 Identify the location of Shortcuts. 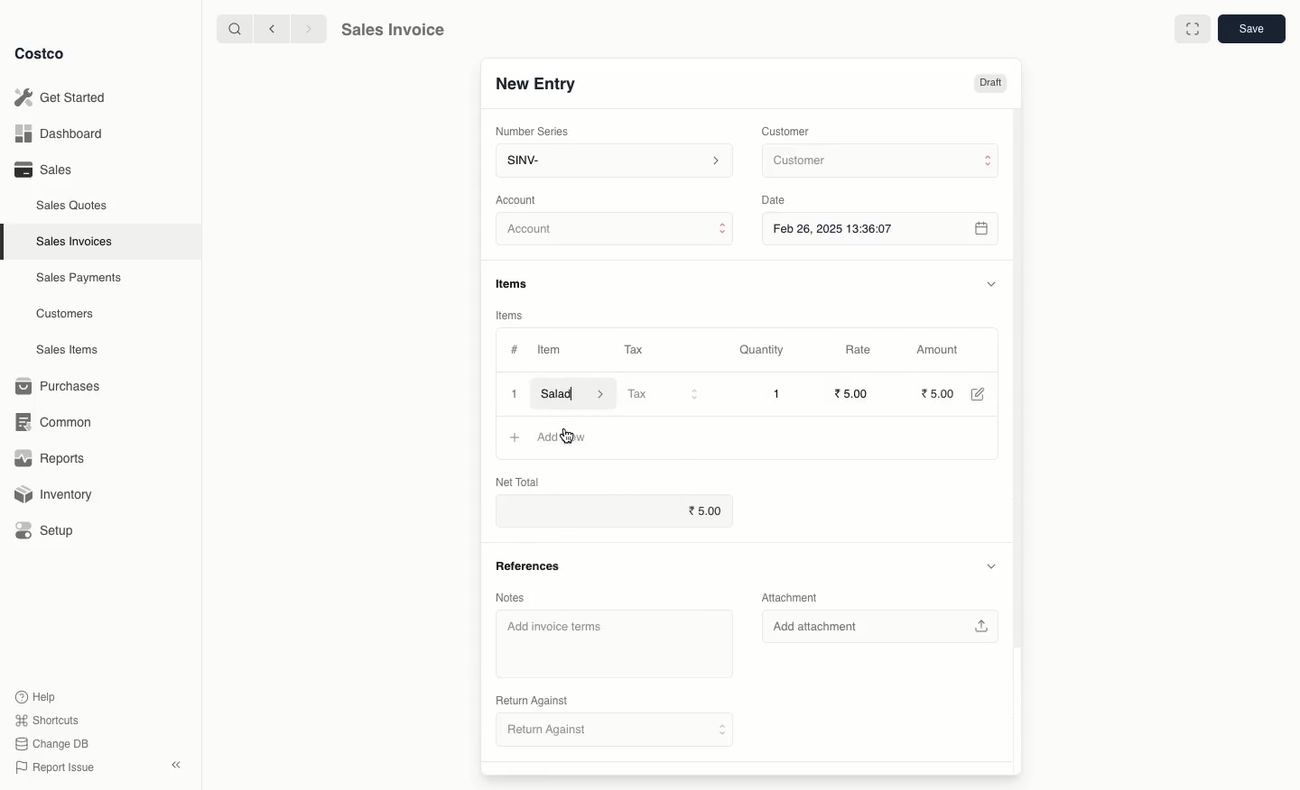
(46, 721).